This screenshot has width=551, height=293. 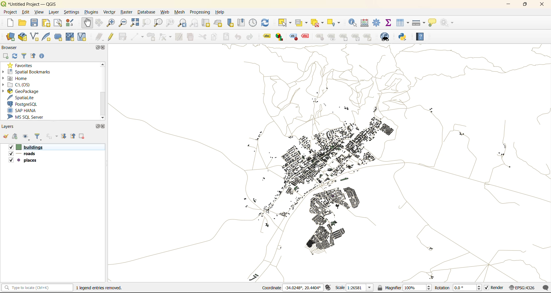 What do you see at coordinates (27, 153) in the screenshot?
I see `roads` at bounding box center [27, 153].